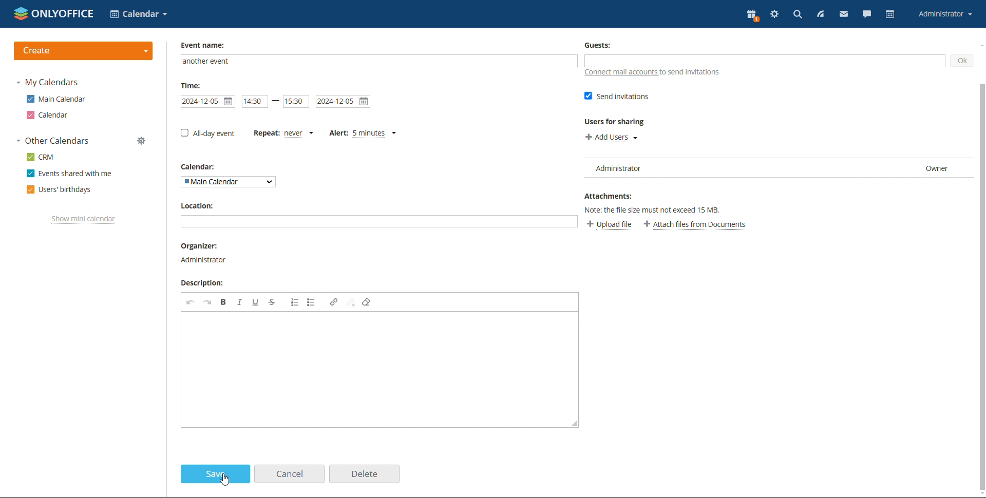 The width and height of the screenshot is (986, 498). What do you see at coordinates (773, 168) in the screenshot?
I see `user list` at bounding box center [773, 168].